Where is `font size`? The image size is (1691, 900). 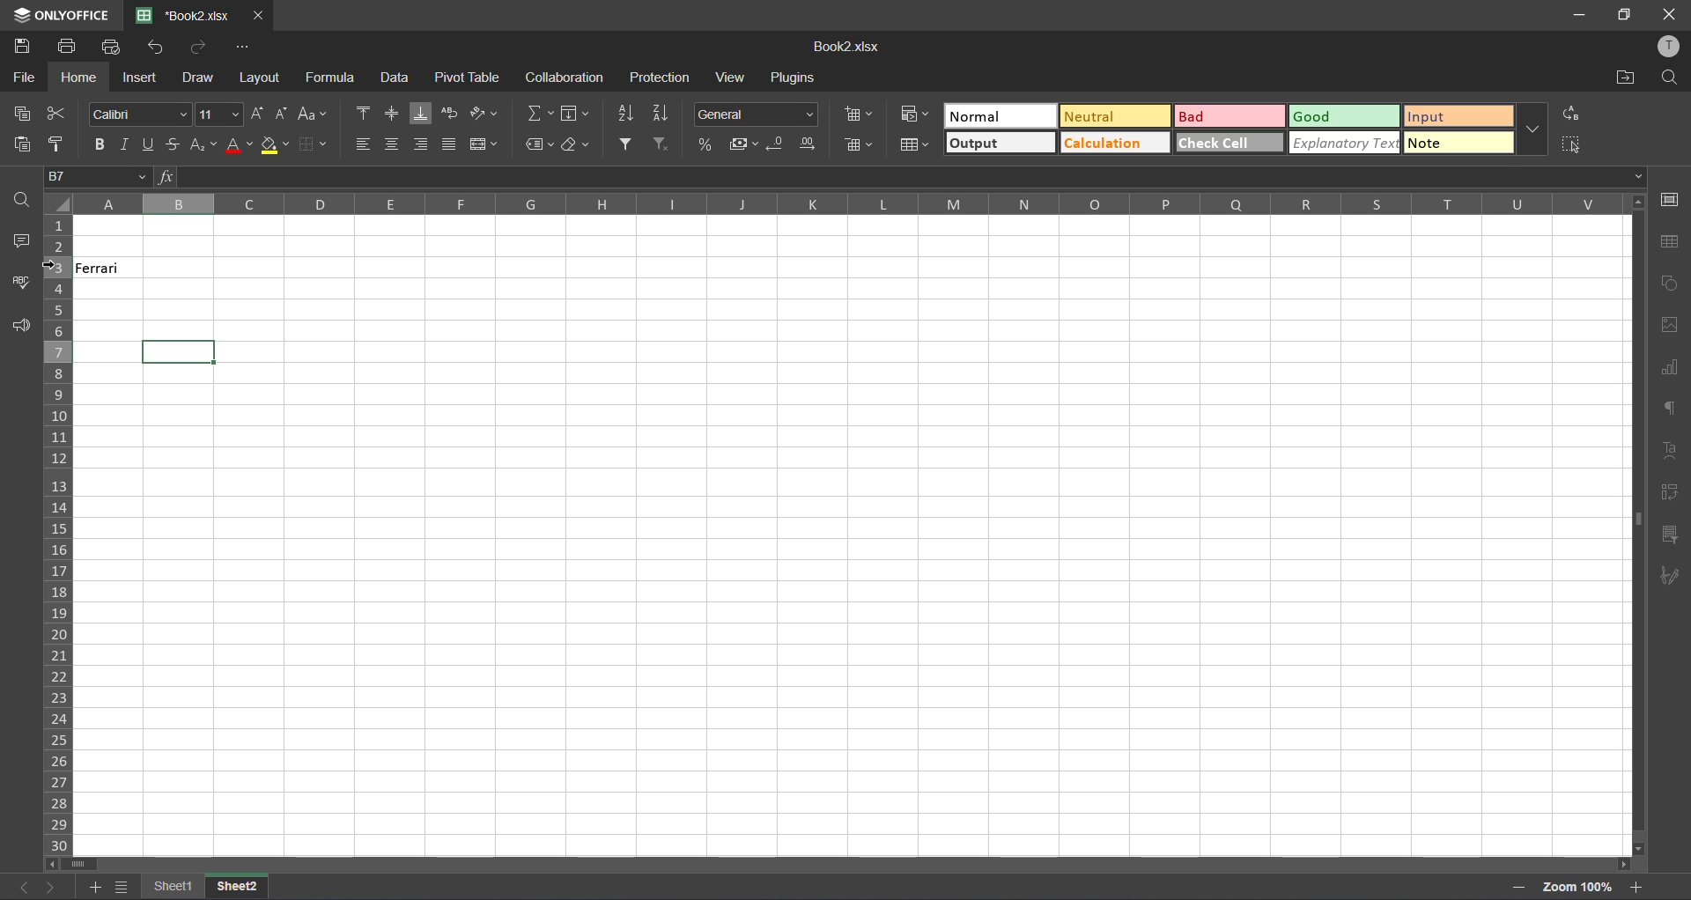
font size is located at coordinates (217, 113).